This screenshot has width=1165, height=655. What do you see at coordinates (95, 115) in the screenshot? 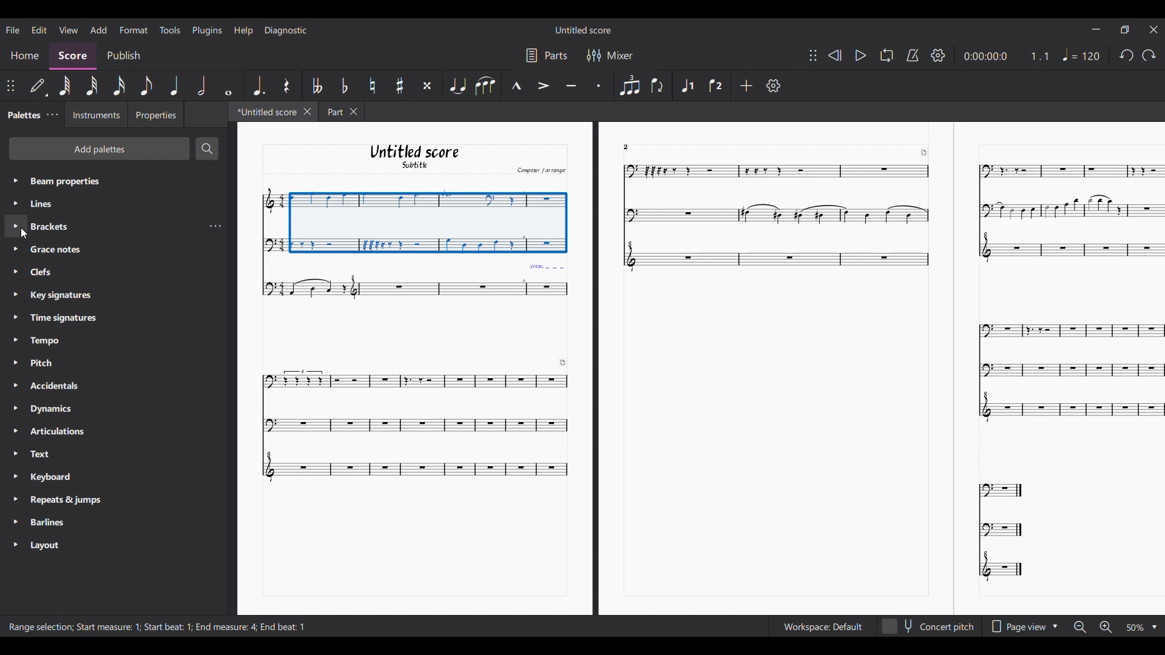
I see `Instruments` at bounding box center [95, 115].